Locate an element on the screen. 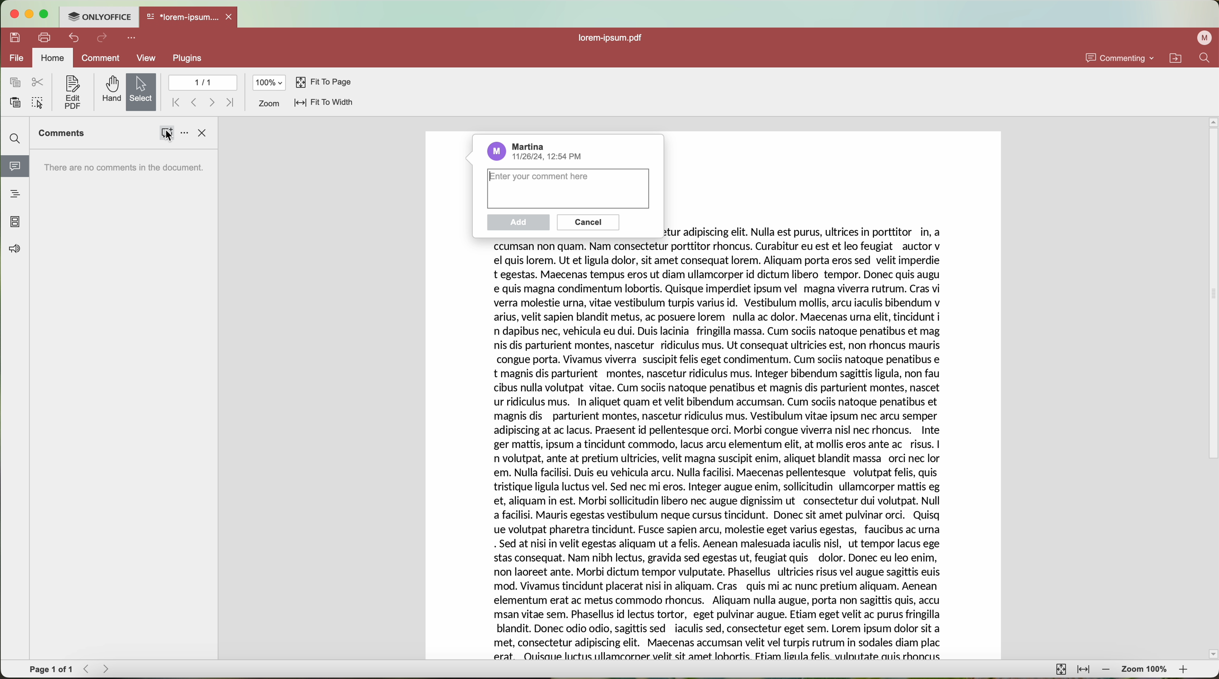  plugins is located at coordinates (186, 59).